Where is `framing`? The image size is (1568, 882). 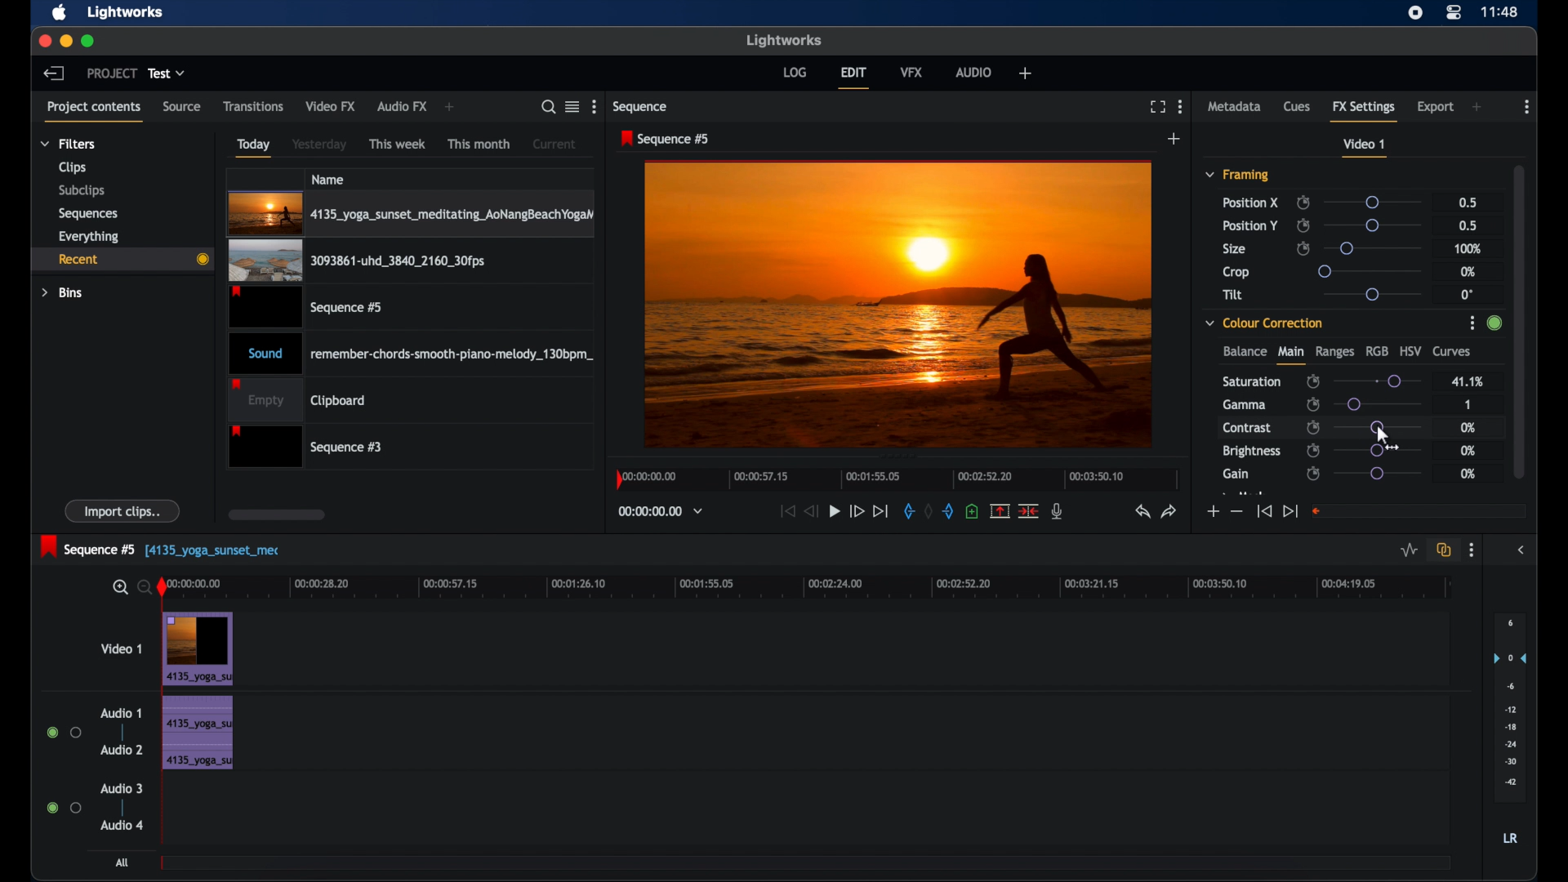
framing is located at coordinates (1238, 176).